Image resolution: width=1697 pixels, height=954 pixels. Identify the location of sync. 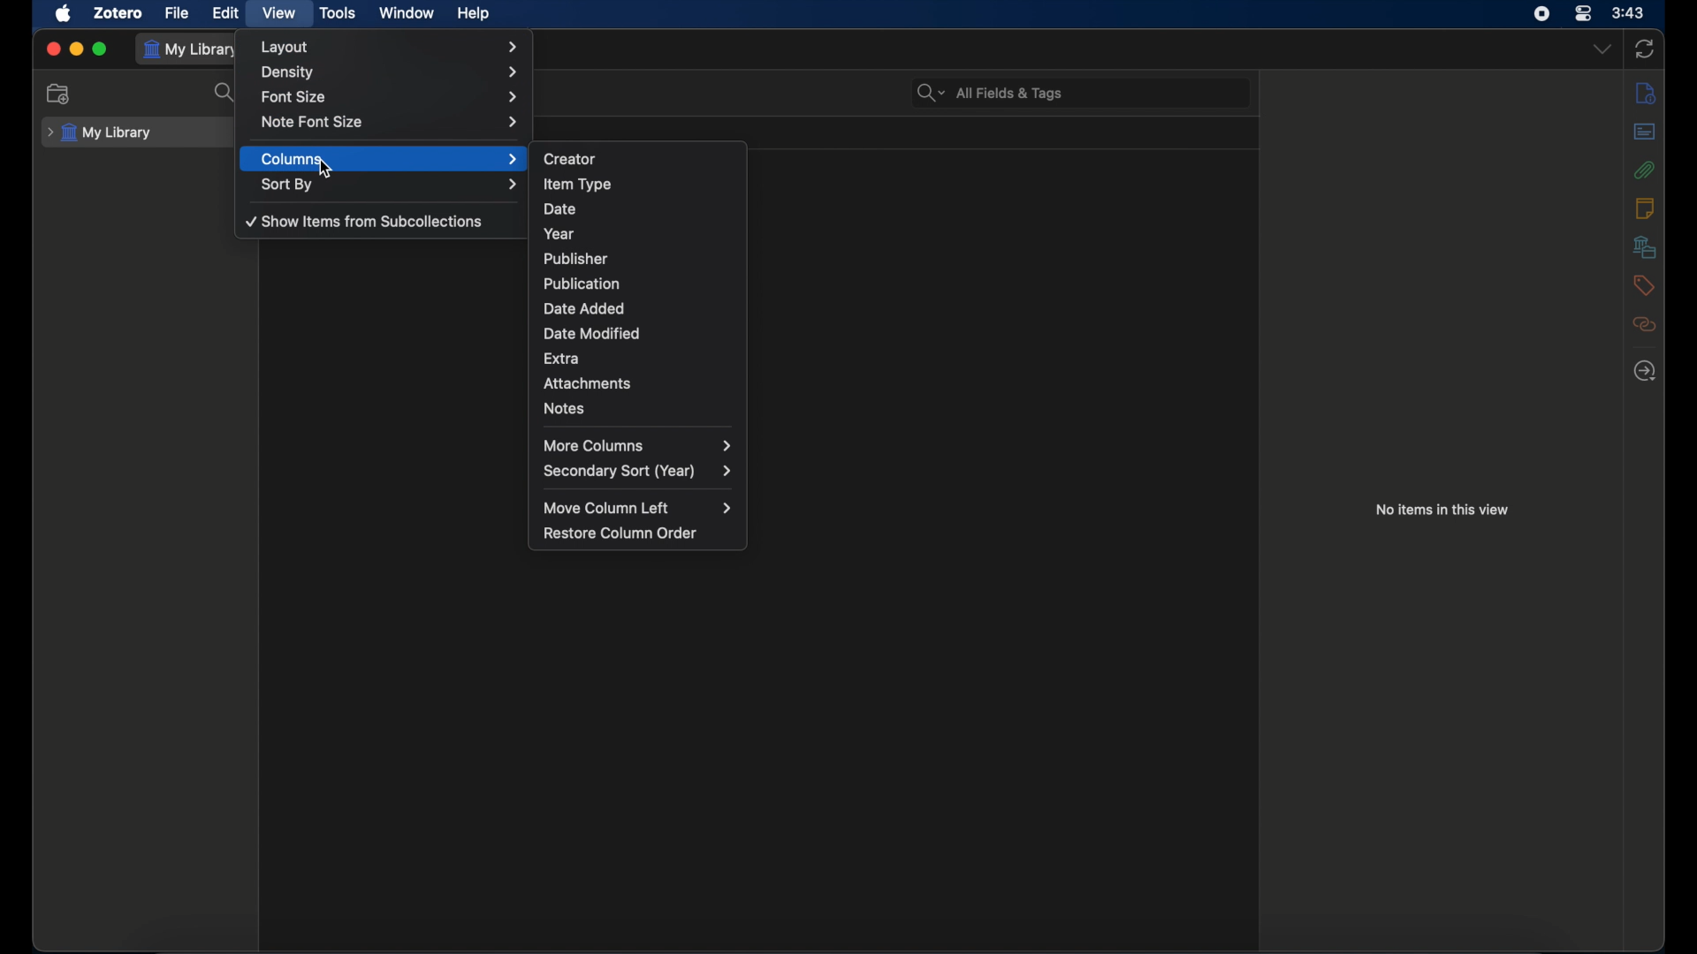
(1645, 49).